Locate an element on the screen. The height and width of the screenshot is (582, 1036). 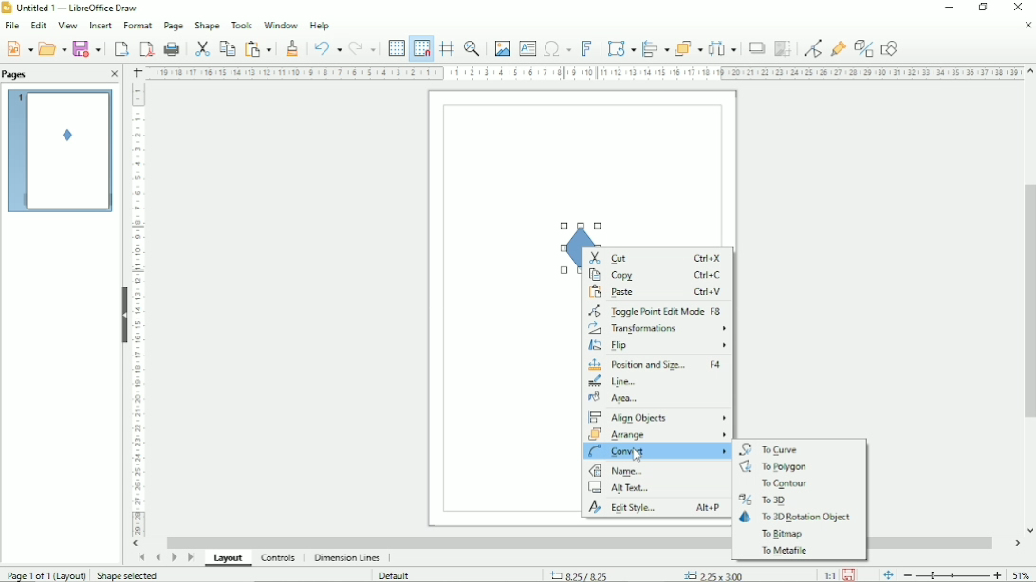
Page 1 of 1 (Layout) is located at coordinates (45, 573).